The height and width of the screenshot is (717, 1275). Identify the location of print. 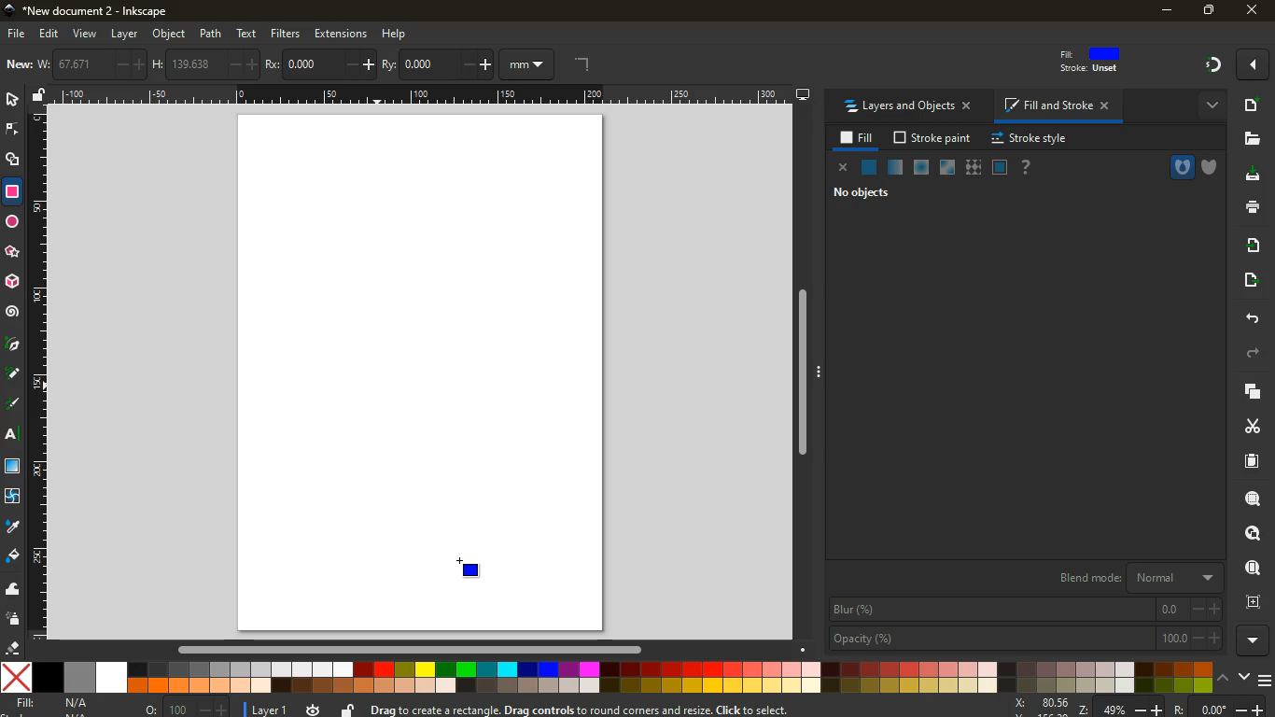
(1251, 207).